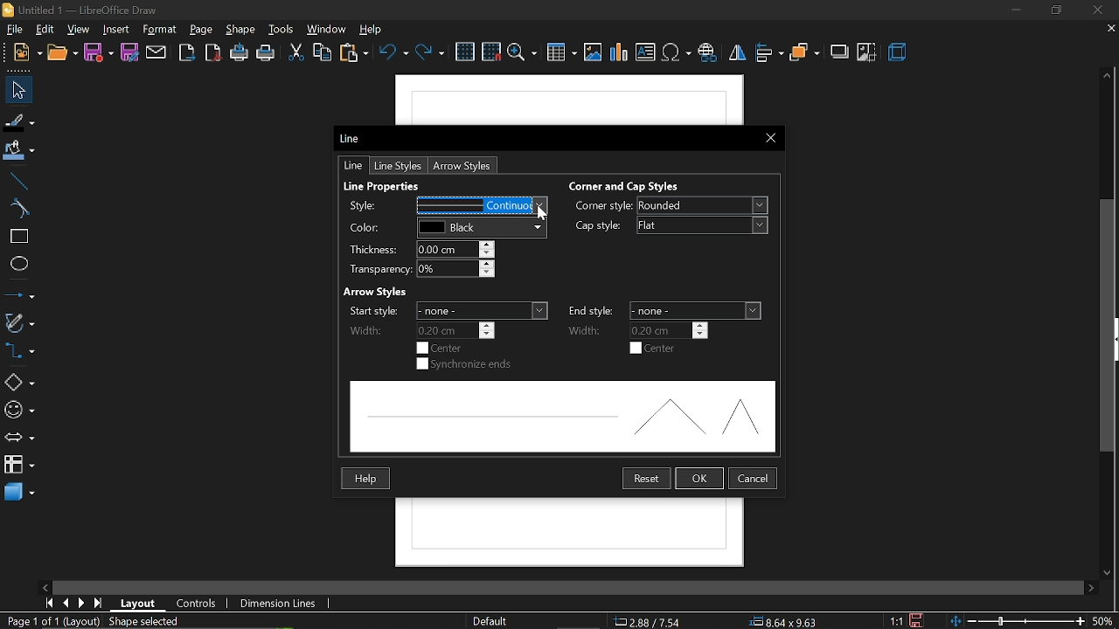 The width and height of the screenshot is (1119, 629). What do you see at coordinates (1106, 75) in the screenshot?
I see `move up` at bounding box center [1106, 75].